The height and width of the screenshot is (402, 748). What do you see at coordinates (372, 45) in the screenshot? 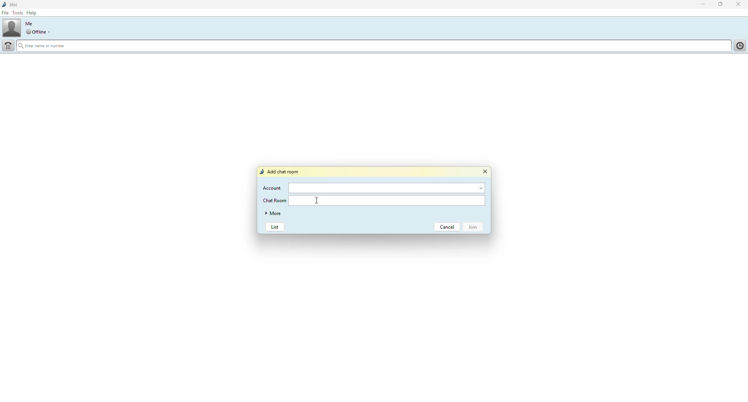
I see `search name` at bounding box center [372, 45].